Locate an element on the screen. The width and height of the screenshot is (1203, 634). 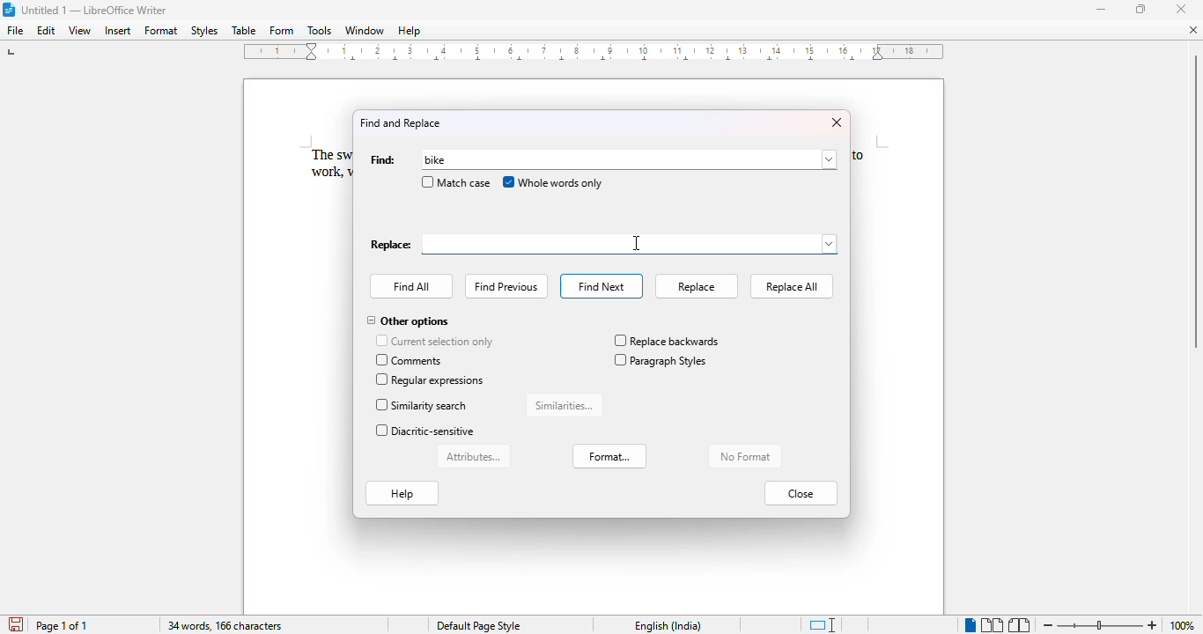
format is located at coordinates (162, 30).